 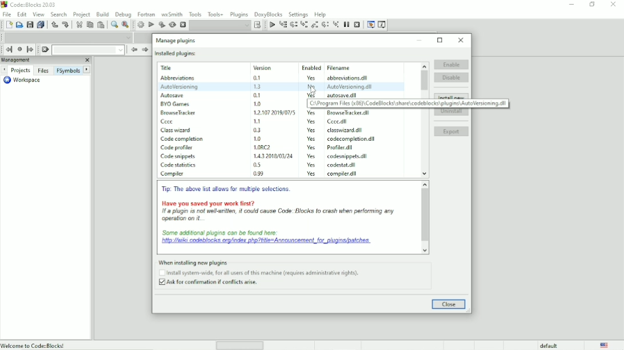 I want to click on Manage plugins, so click(x=177, y=40).